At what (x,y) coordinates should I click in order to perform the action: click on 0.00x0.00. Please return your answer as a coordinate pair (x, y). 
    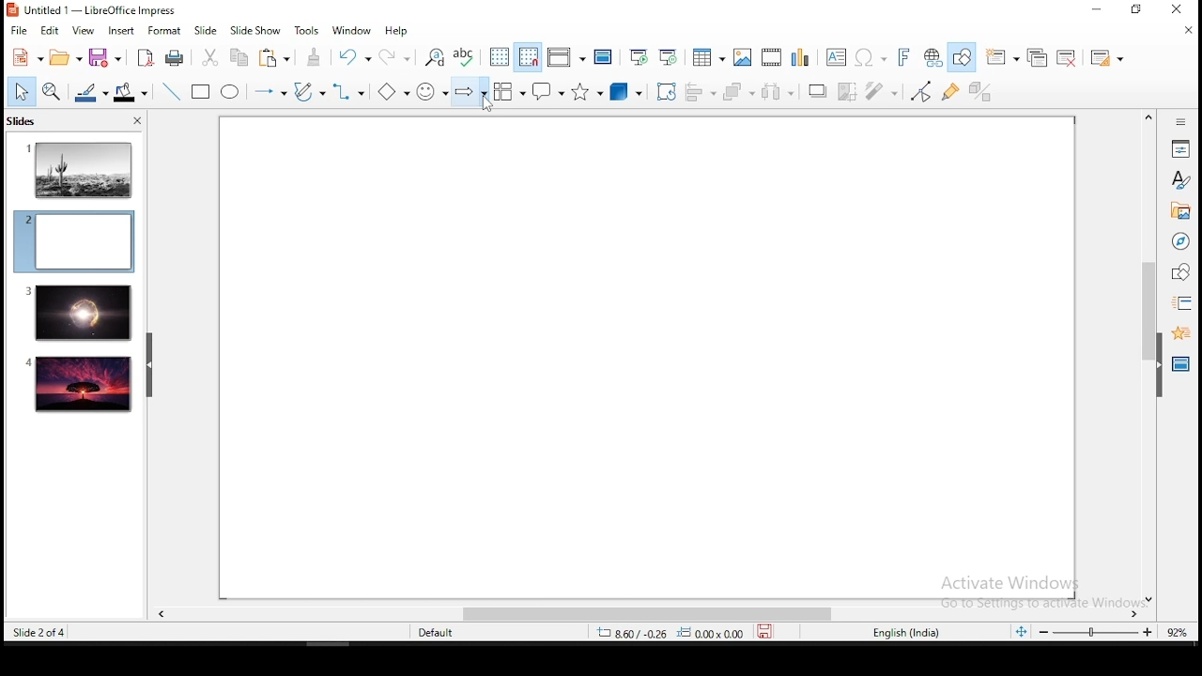
    Looking at the image, I should click on (711, 633).